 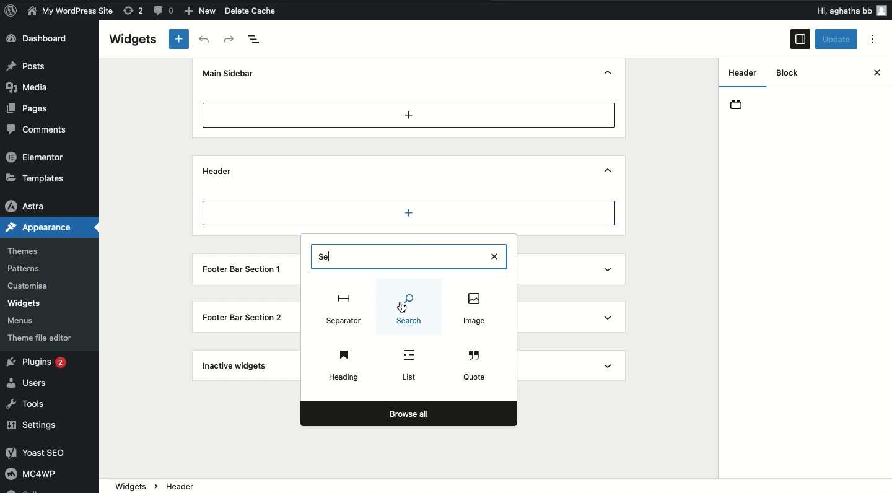 What do you see at coordinates (30, 248) in the screenshot?
I see `Themes` at bounding box center [30, 248].